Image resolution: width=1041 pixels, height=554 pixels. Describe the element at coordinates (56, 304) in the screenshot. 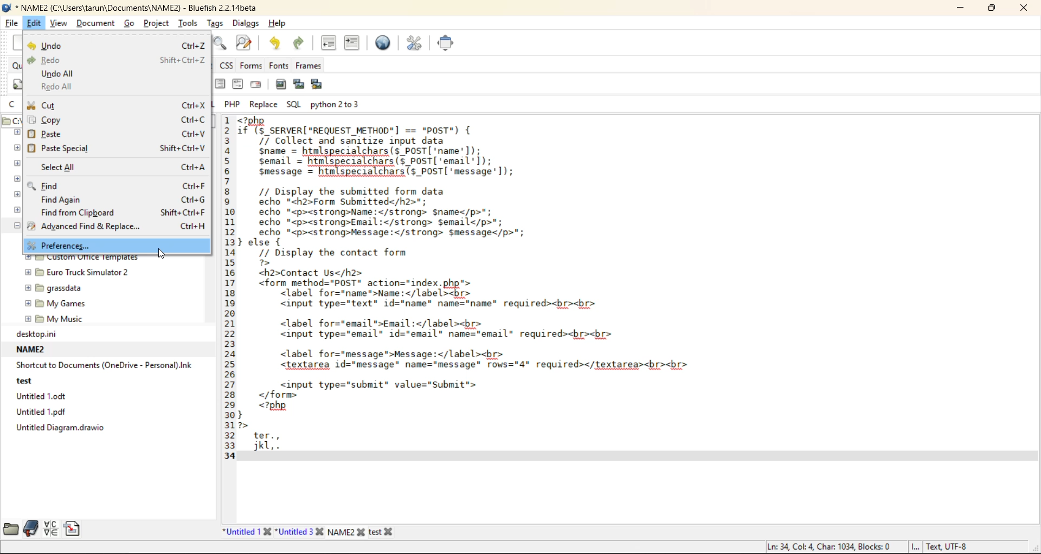

I see `my Games` at that location.